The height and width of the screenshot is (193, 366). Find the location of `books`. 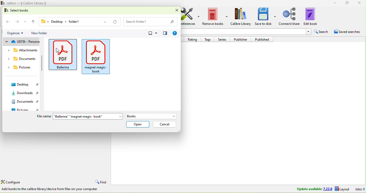

books is located at coordinates (153, 116).